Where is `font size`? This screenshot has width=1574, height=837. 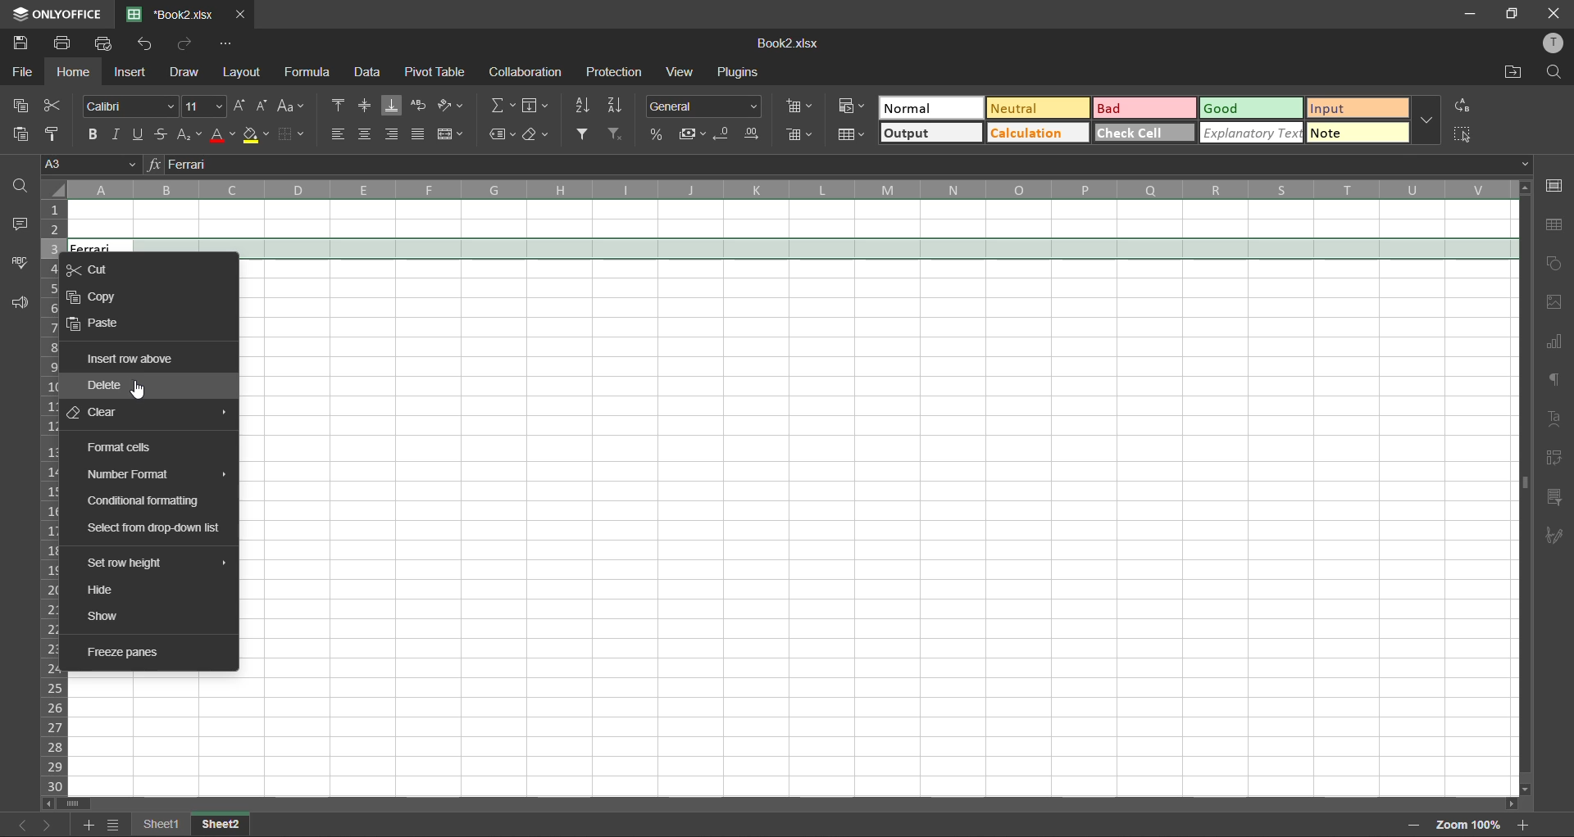
font size is located at coordinates (204, 105).